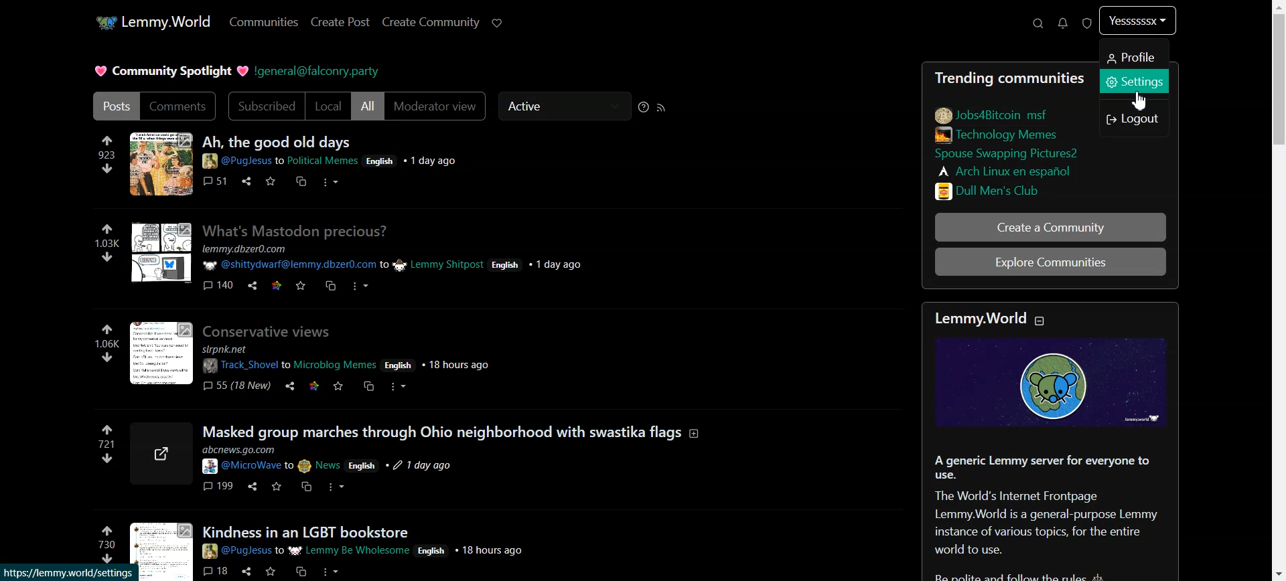 This screenshot has width=1286, height=581. Describe the element at coordinates (234, 384) in the screenshot. I see `comments` at that location.